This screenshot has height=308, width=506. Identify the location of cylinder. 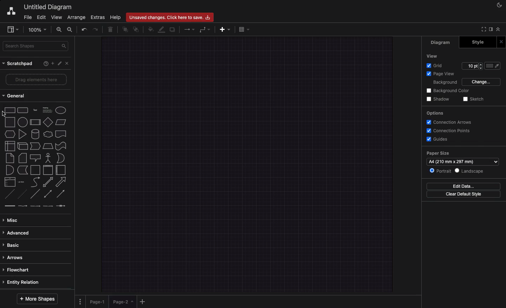
(35, 134).